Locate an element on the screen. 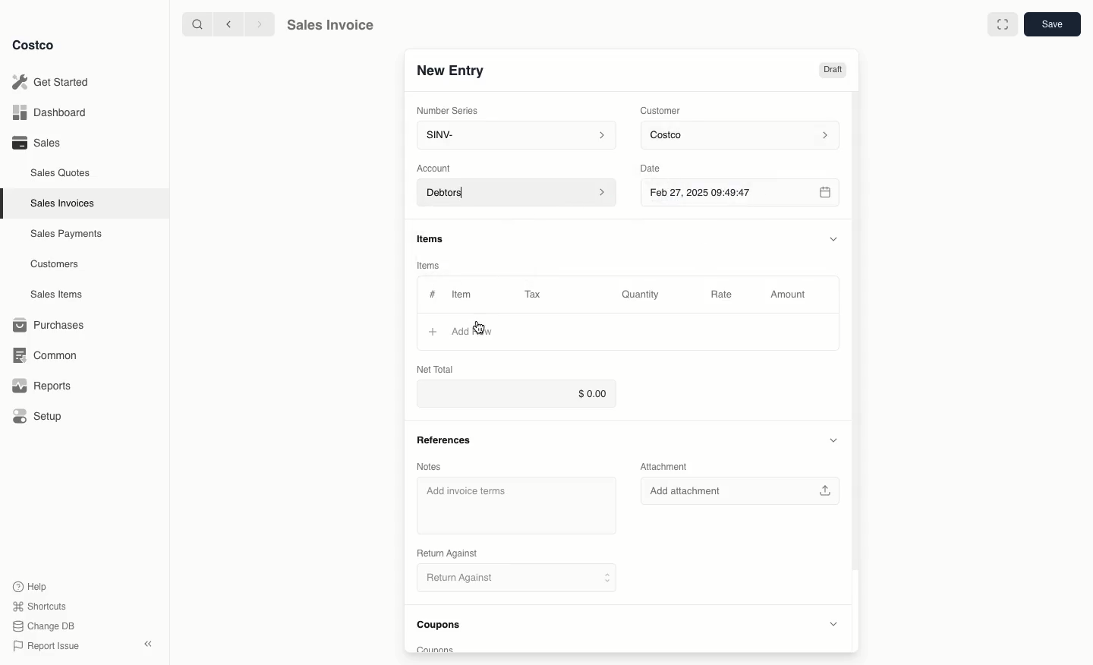  Dashboard is located at coordinates (53, 113).